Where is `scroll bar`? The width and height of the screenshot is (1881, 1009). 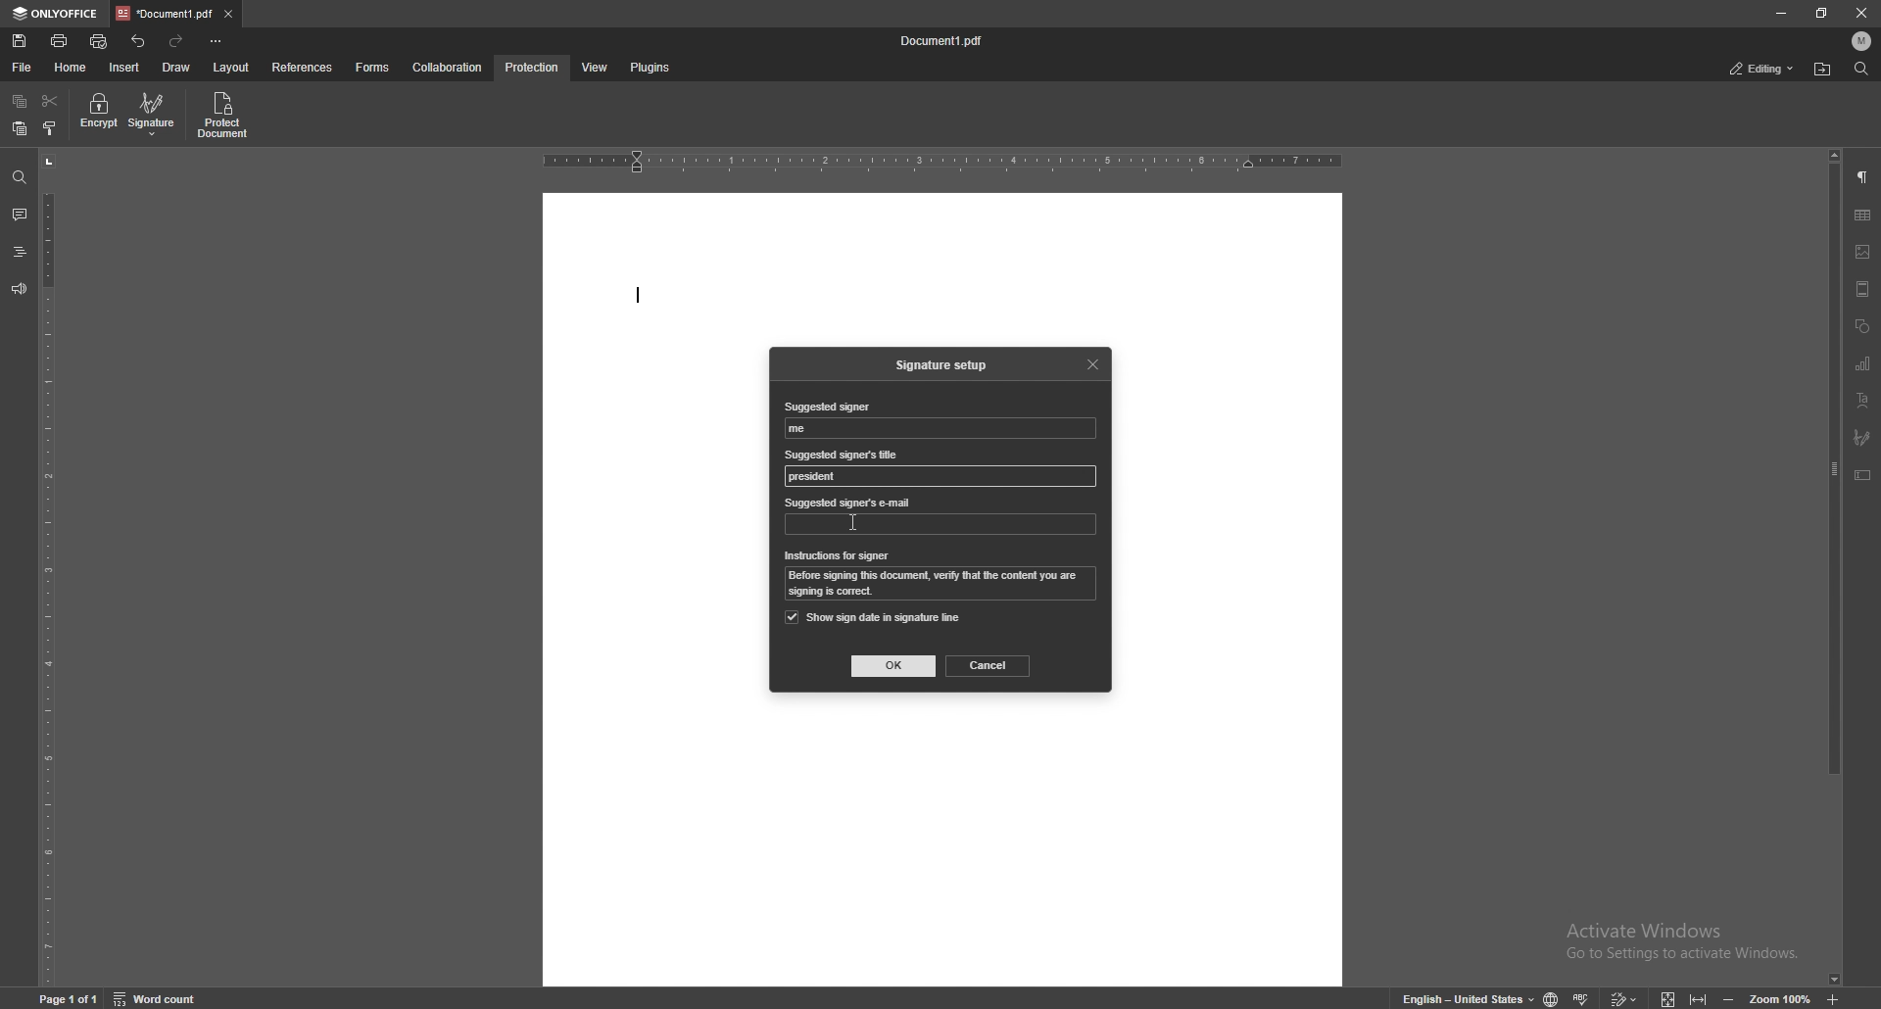
scroll bar is located at coordinates (1835, 568).